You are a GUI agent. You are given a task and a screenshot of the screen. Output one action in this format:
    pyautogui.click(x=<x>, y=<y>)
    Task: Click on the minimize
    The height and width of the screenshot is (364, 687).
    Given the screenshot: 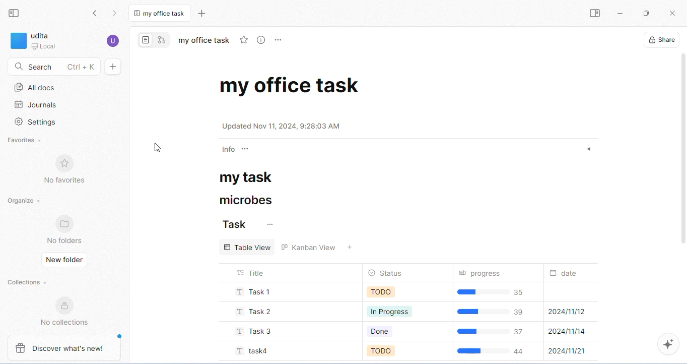 What is the action you would take?
    pyautogui.click(x=621, y=14)
    